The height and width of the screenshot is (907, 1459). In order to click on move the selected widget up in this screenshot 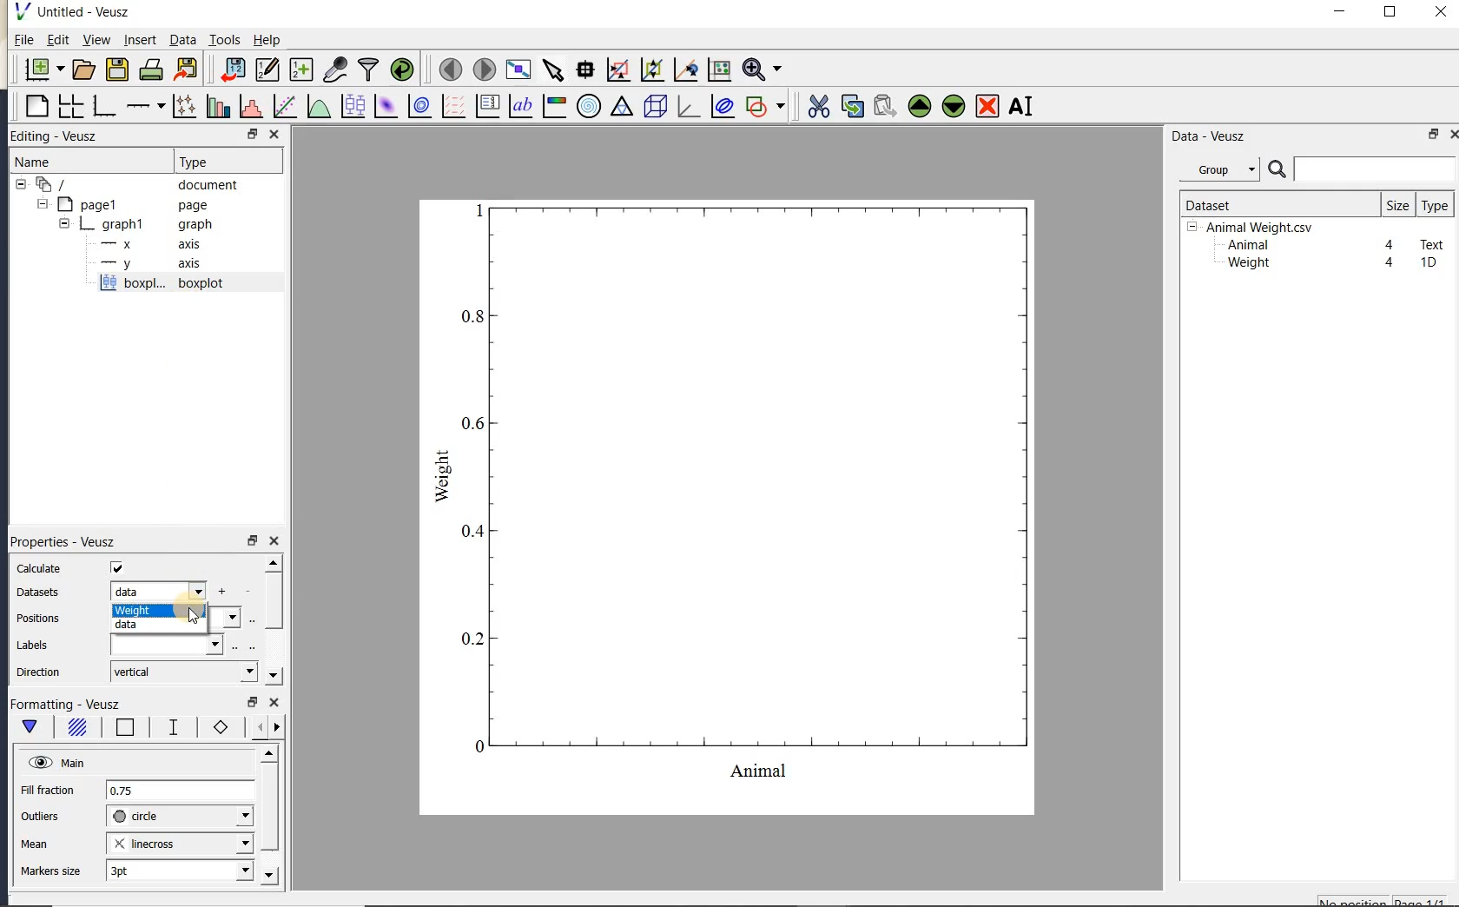, I will do `click(920, 107)`.